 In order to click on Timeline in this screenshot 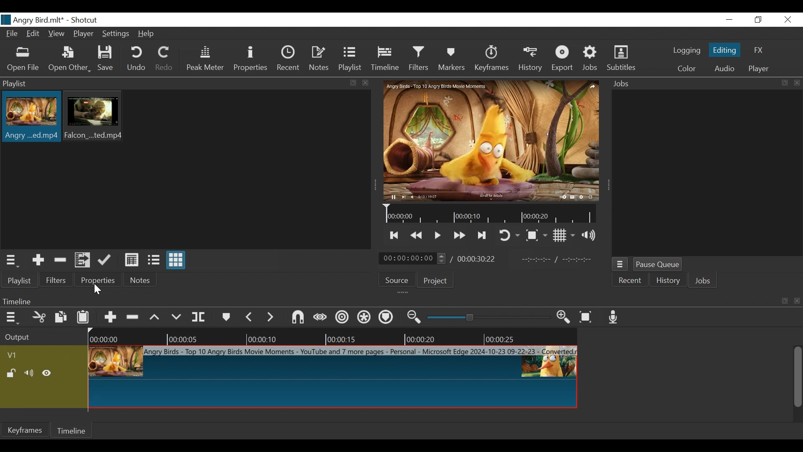, I will do `click(493, 213)`.